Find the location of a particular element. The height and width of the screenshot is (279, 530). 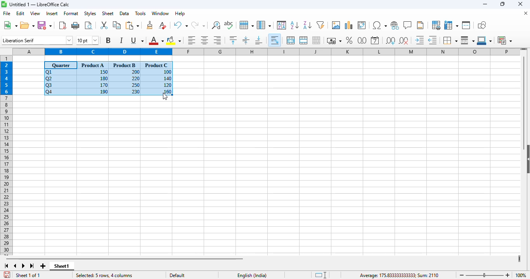

format is located at coordinates (71, 14).